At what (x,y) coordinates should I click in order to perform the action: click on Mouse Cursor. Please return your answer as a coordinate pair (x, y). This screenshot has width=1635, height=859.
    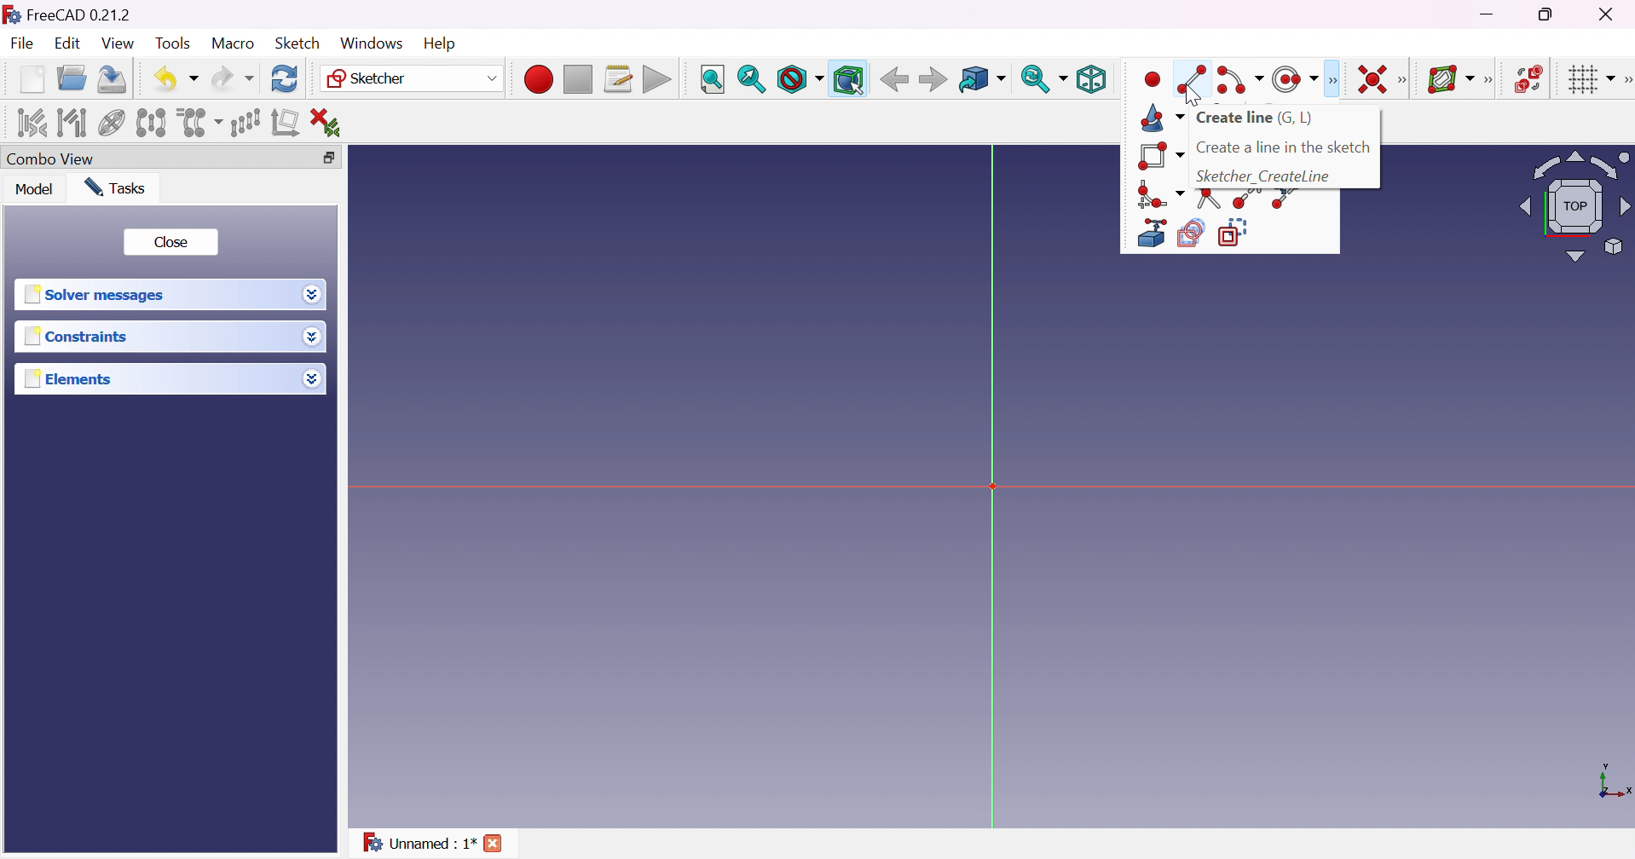
    Looking at the image, I should click on (1192, 95).